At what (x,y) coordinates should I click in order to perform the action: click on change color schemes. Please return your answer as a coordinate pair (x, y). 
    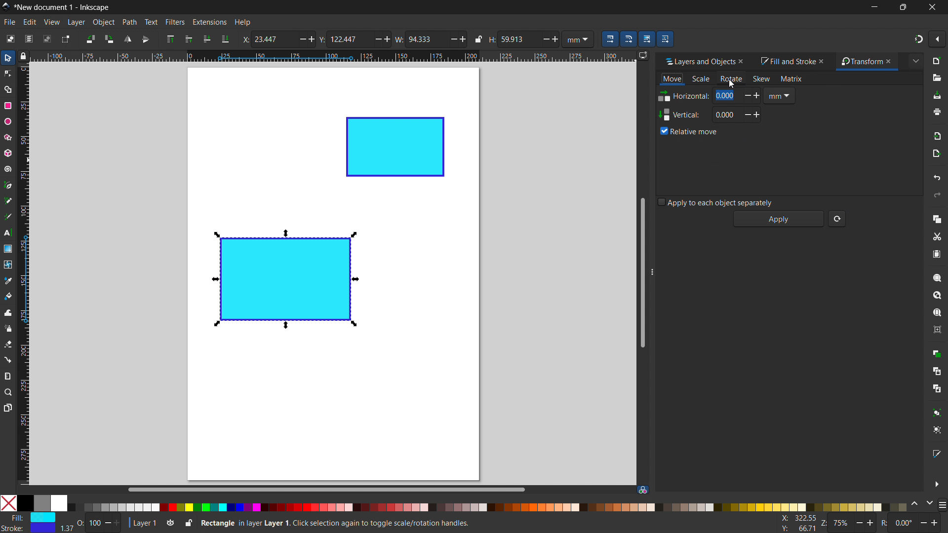
    Looking at the image, I should click on (921, 504).